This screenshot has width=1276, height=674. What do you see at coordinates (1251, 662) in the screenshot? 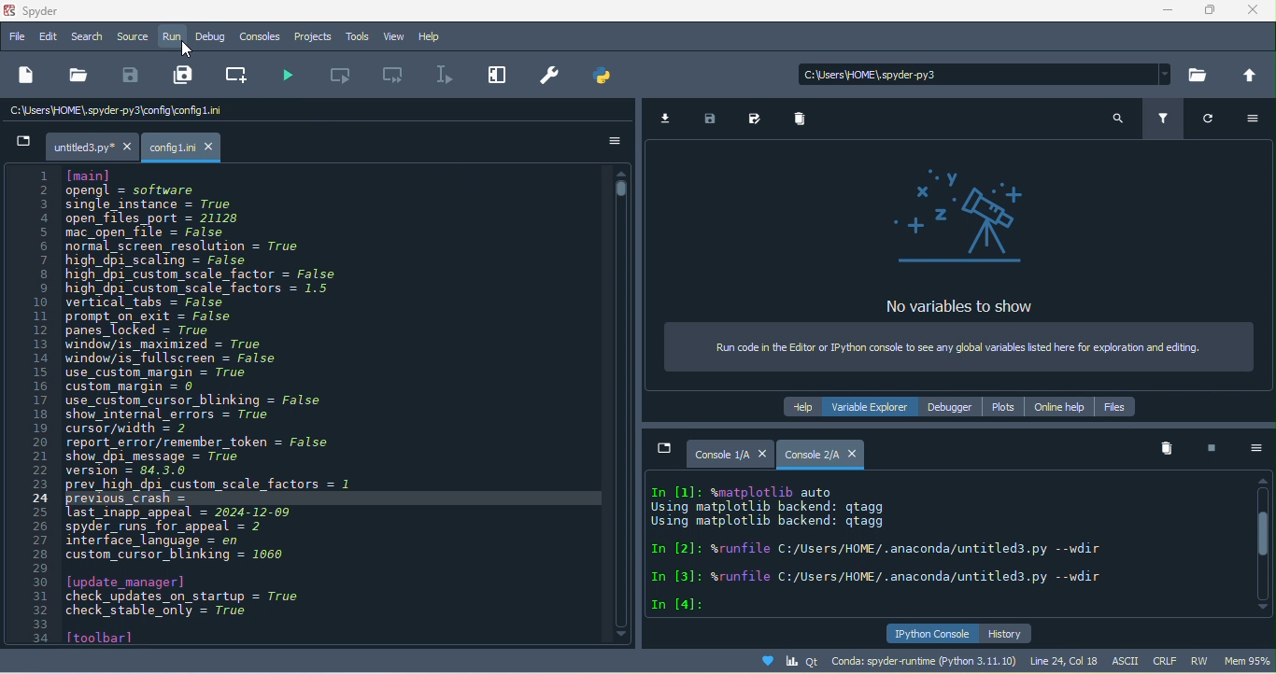
I see `mem 95%` at bounding box center [1251, 662].